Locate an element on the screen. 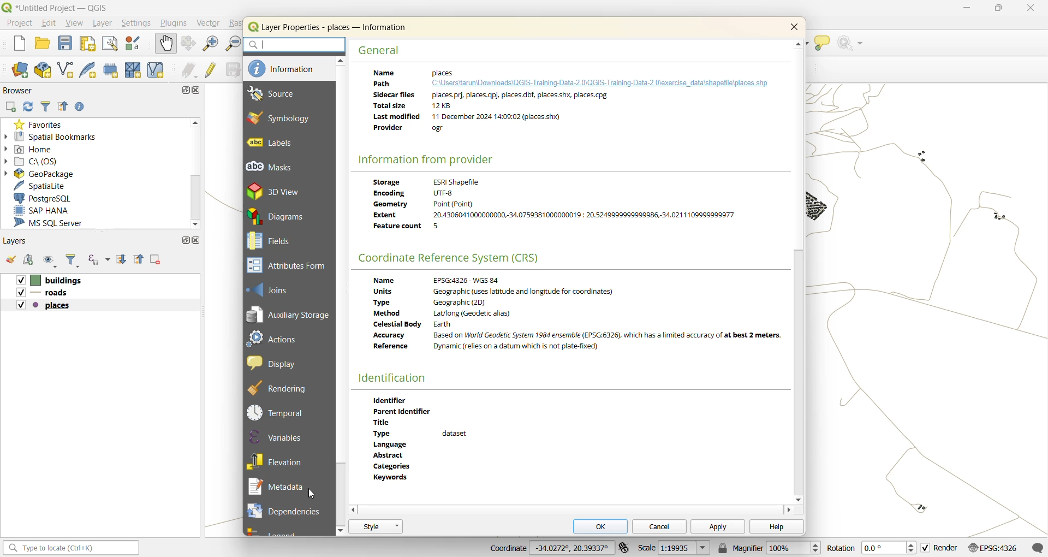  elevation is located at coordinates (282, 463).